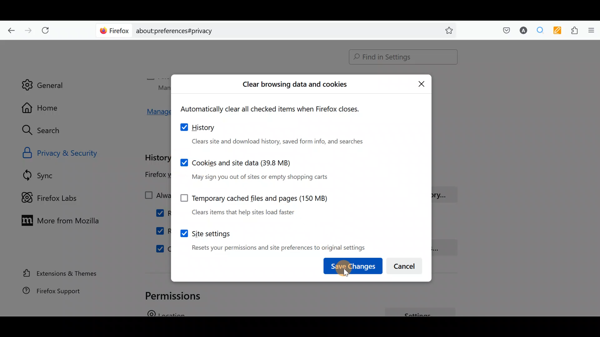  What do you see at coordinates (55, 197) in the screenshot?
I see `Firefox labs` at bounding box center [55, 197].